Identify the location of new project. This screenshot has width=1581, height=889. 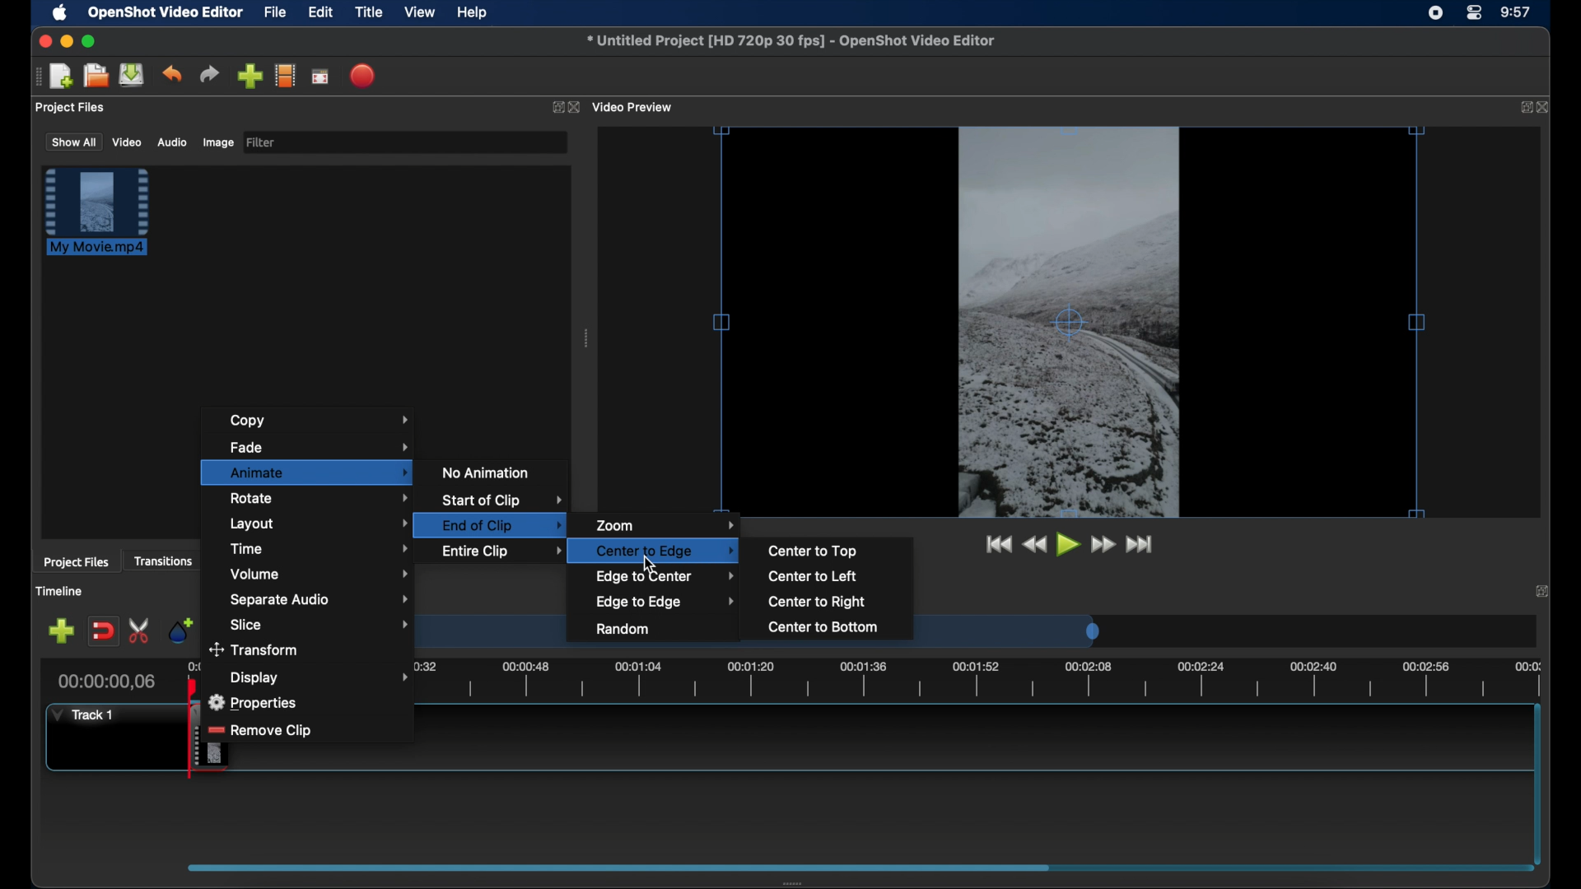
(63, 77).